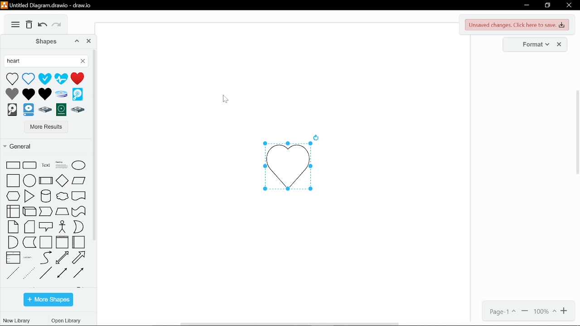 The image size is (580, 326). I want to click on vertical scrollbar, so click(95, 144).